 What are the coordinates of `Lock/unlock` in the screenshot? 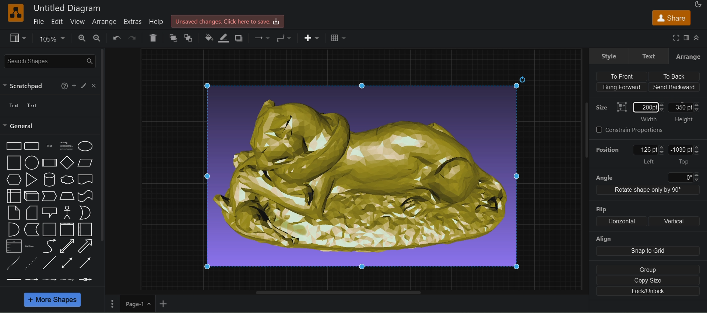 It's located at (648, 292).